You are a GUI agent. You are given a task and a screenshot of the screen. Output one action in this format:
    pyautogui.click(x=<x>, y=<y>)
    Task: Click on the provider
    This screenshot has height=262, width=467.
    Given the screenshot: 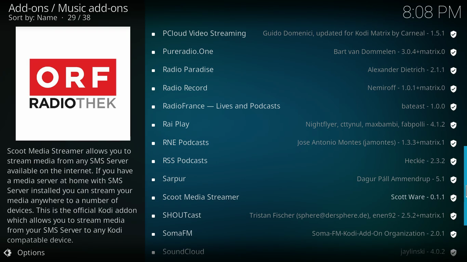 What is the action you would take?
    pyautogui.click(x=430, y=107)
    